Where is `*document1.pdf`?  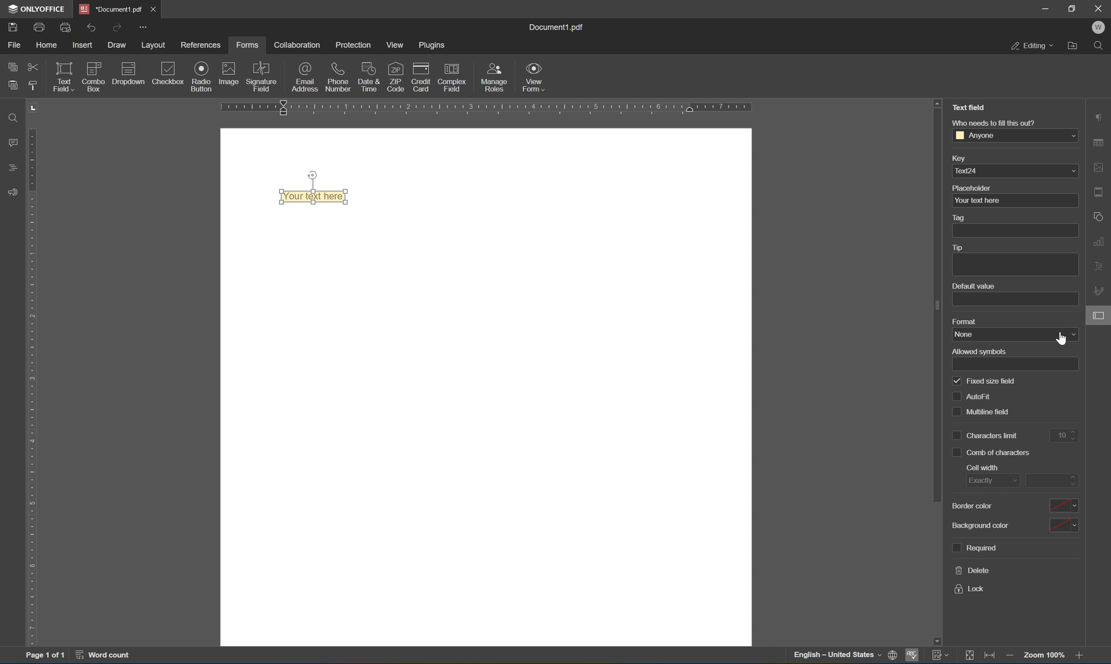
*document1.pdf is located at coordinates (111, 9).